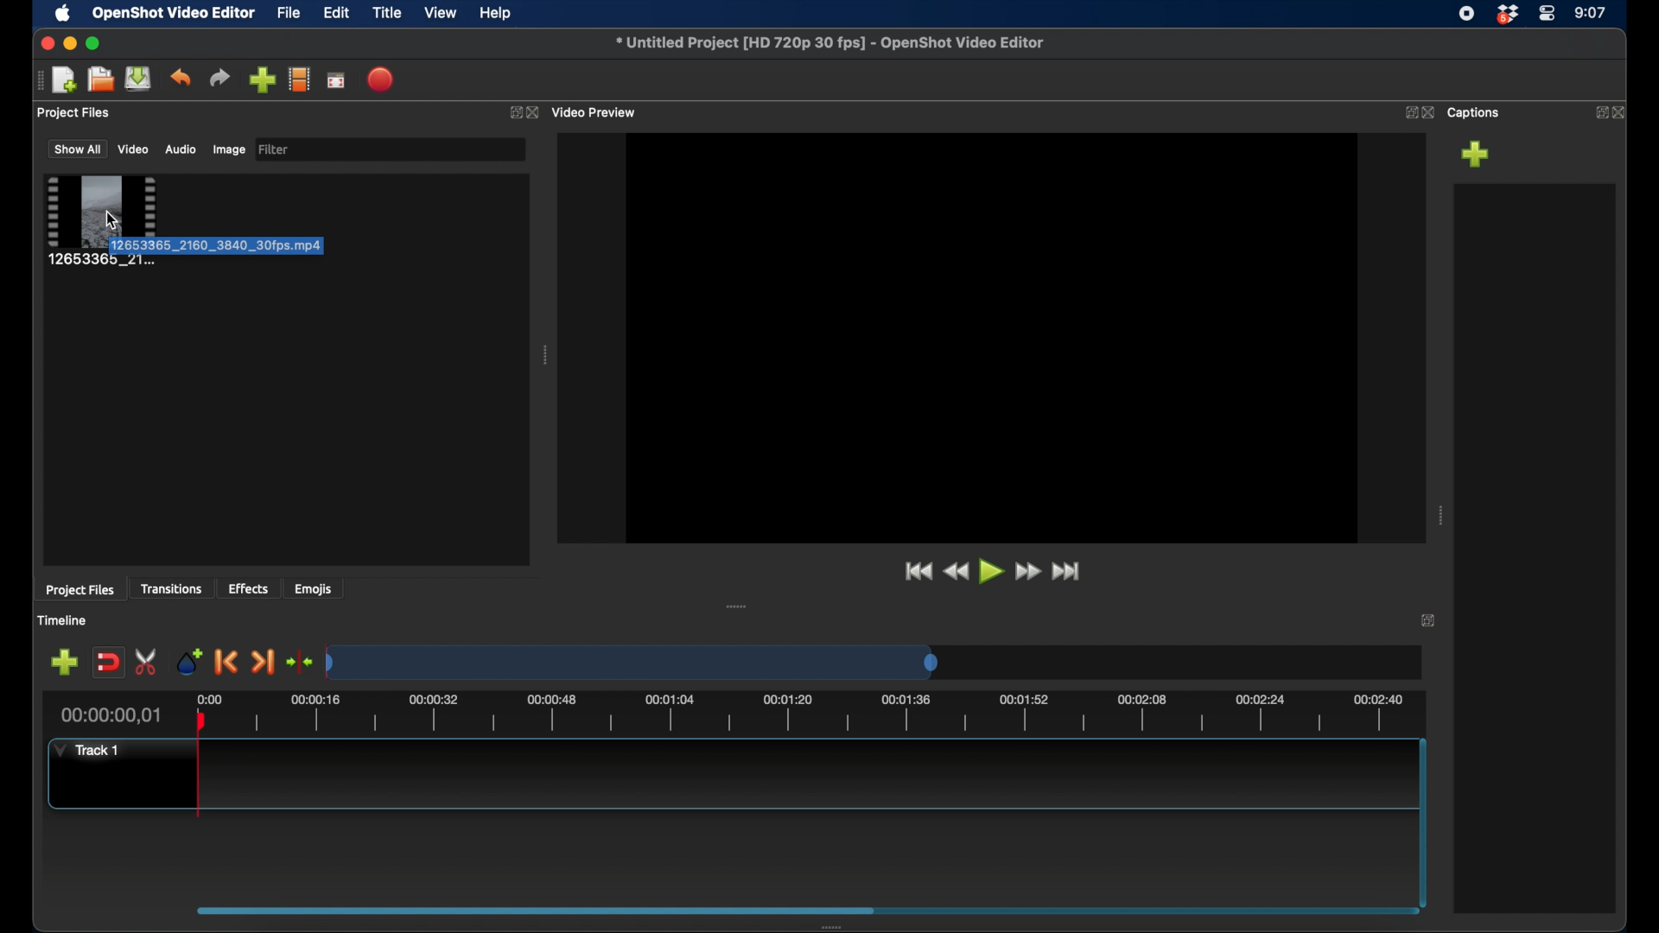  Describe the element at coordinates (35, 80) in the screenshot. I see `drag handle` at that location.